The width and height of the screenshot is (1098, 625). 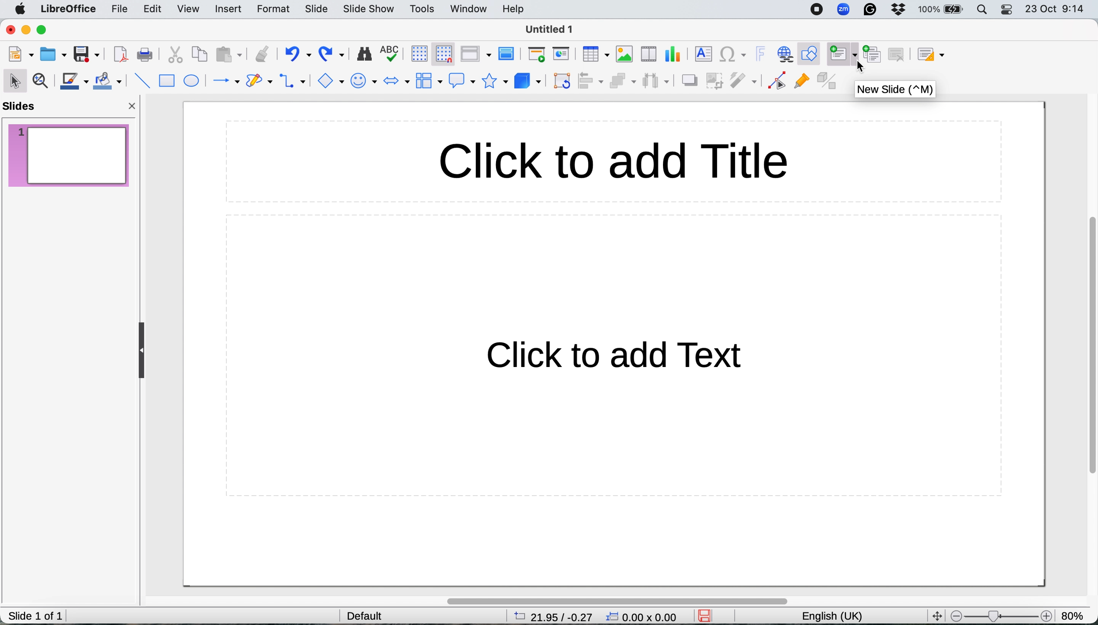 What do you see at coordinates (536, 55) in the screenshot?
I see `start from first slide` at bounding box center [536, 55].